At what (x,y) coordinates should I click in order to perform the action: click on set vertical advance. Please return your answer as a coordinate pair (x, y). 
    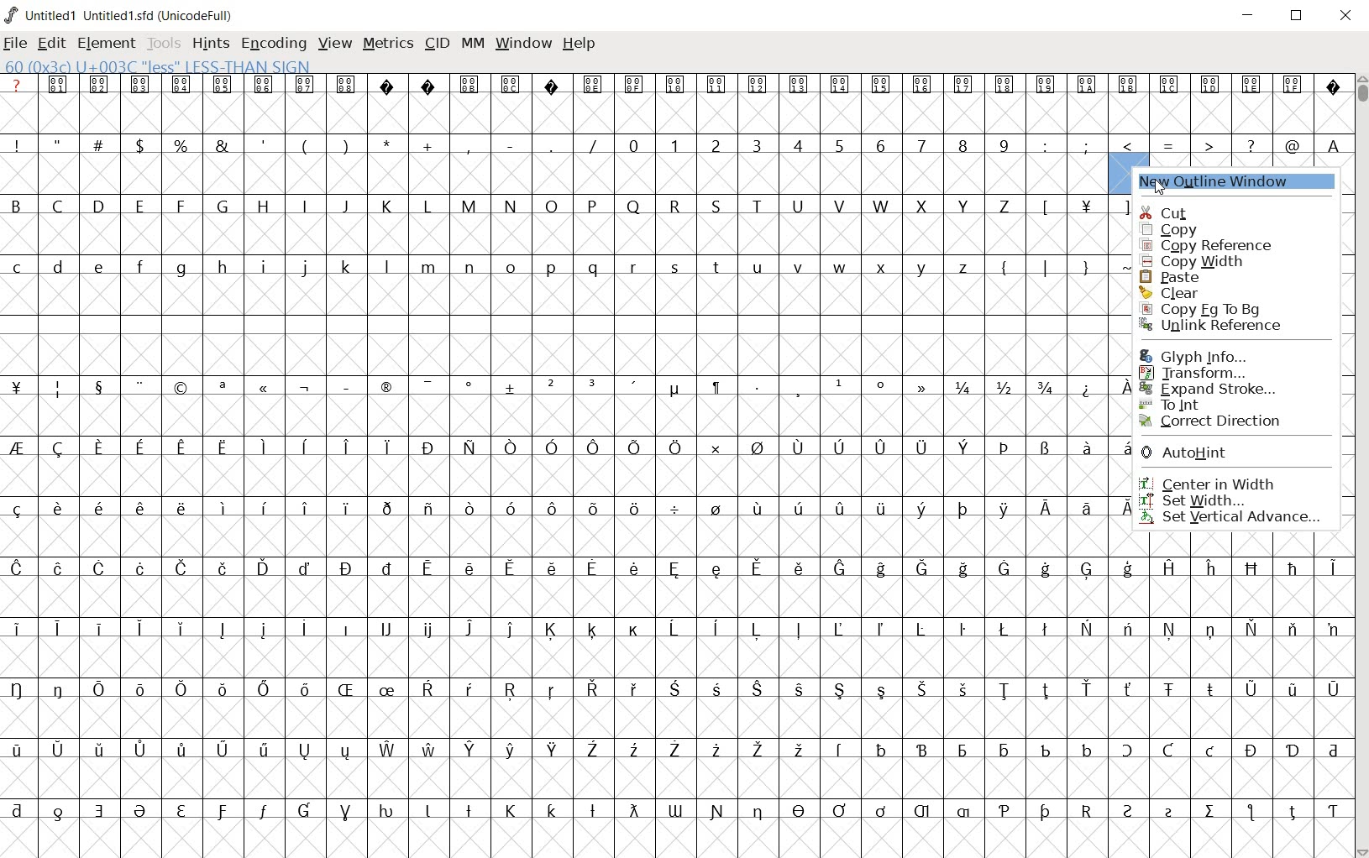
    Looking at the image, I should click on (1239, 517).